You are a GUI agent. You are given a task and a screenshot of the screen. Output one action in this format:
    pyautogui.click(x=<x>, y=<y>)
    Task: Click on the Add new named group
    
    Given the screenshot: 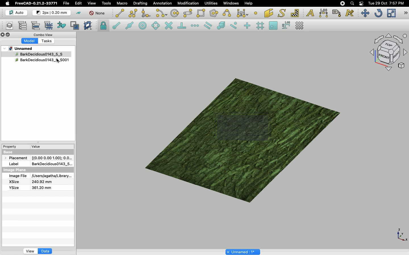 What is the action you would take?
    pyautogui.click(x=24, y=26)
    